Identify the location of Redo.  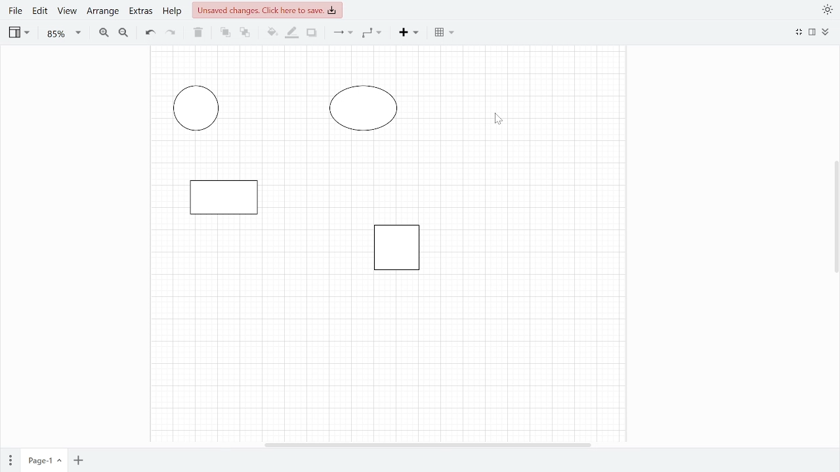
(172, 33).